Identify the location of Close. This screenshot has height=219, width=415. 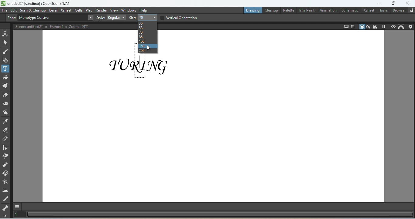
(408, 3).